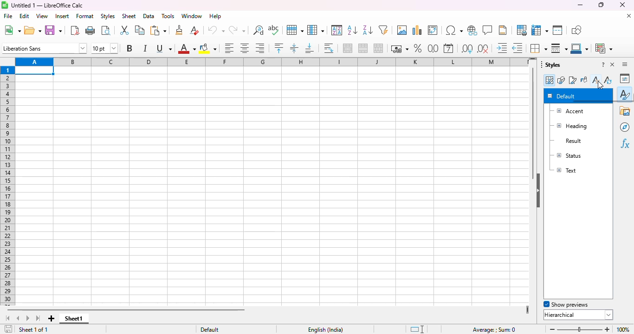 The height and width of the screenshot is (334, 634). Describe the element at coordinates (559, 48) in the screenshot. I see `border style` at that location.